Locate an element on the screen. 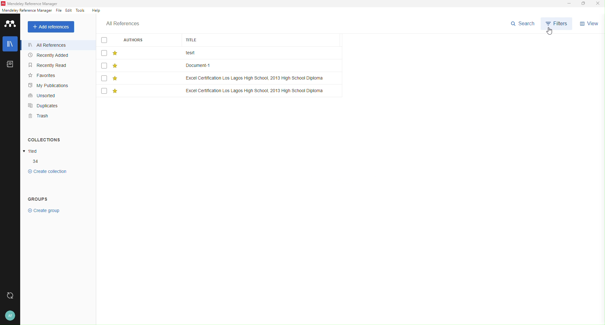 The width and height of the screenshot is (605, 325). Recently Added is located at coordinates (51, 56).